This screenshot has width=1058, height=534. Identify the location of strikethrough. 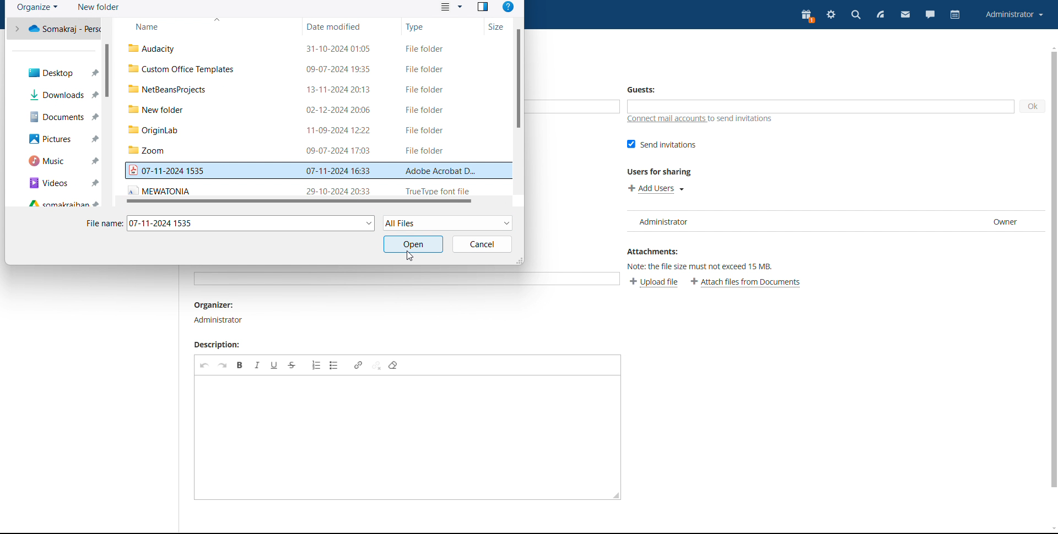
(292, 366).